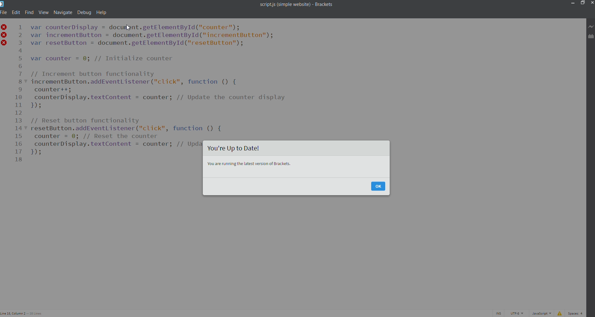  I want to click on error display, so click(559, 313).